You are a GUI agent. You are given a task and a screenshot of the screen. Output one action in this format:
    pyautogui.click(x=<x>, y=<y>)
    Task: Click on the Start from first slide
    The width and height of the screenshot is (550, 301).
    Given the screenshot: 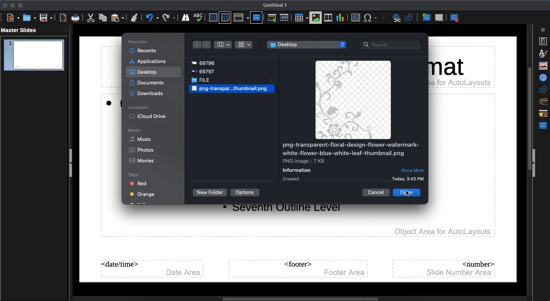 What is the action you would take?
    pyautogui.click(x=273, y=19)
    